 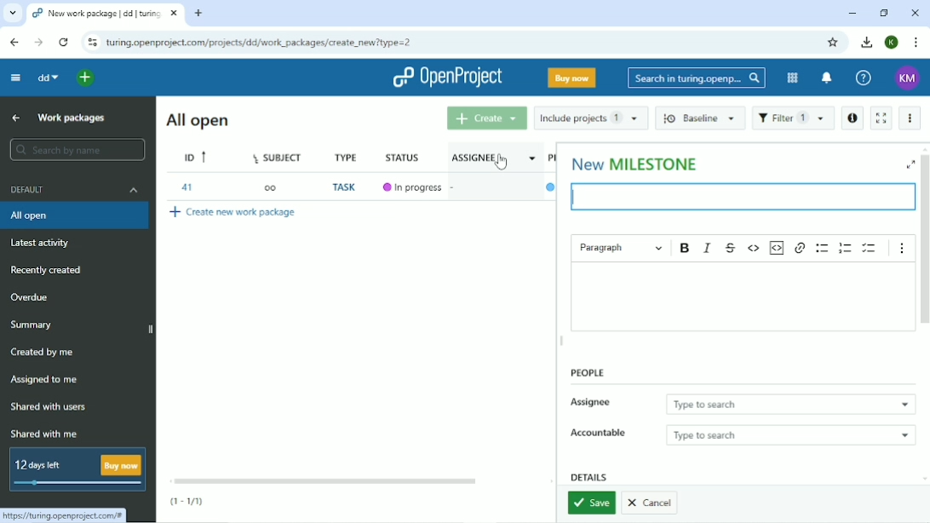 I want to click on Numbered list, so click(x=846, y=248).